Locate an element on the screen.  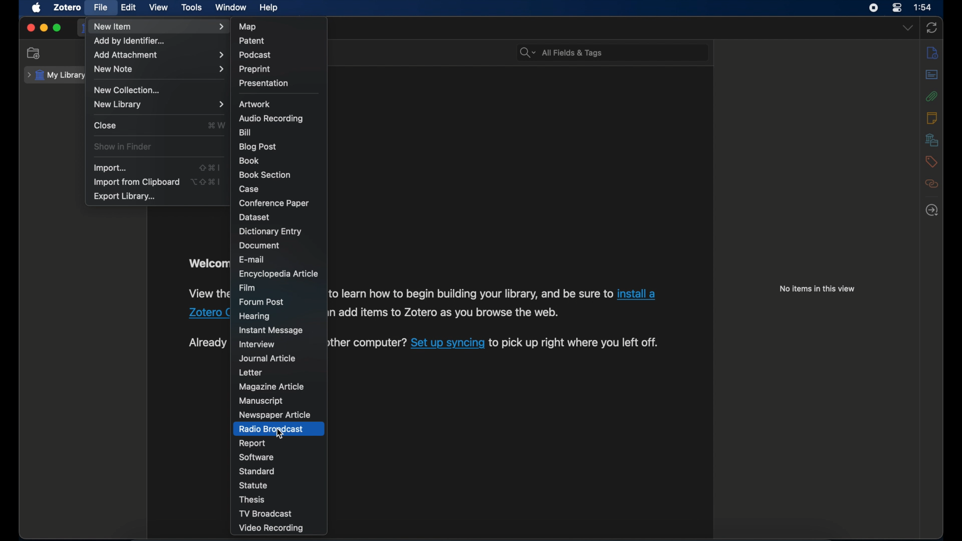
no items in this view is located at coordinates (818, 289).